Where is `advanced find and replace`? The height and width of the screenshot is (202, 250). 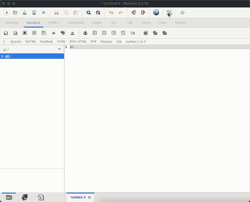
advanced find and replace is located at coordinates (98, 13).